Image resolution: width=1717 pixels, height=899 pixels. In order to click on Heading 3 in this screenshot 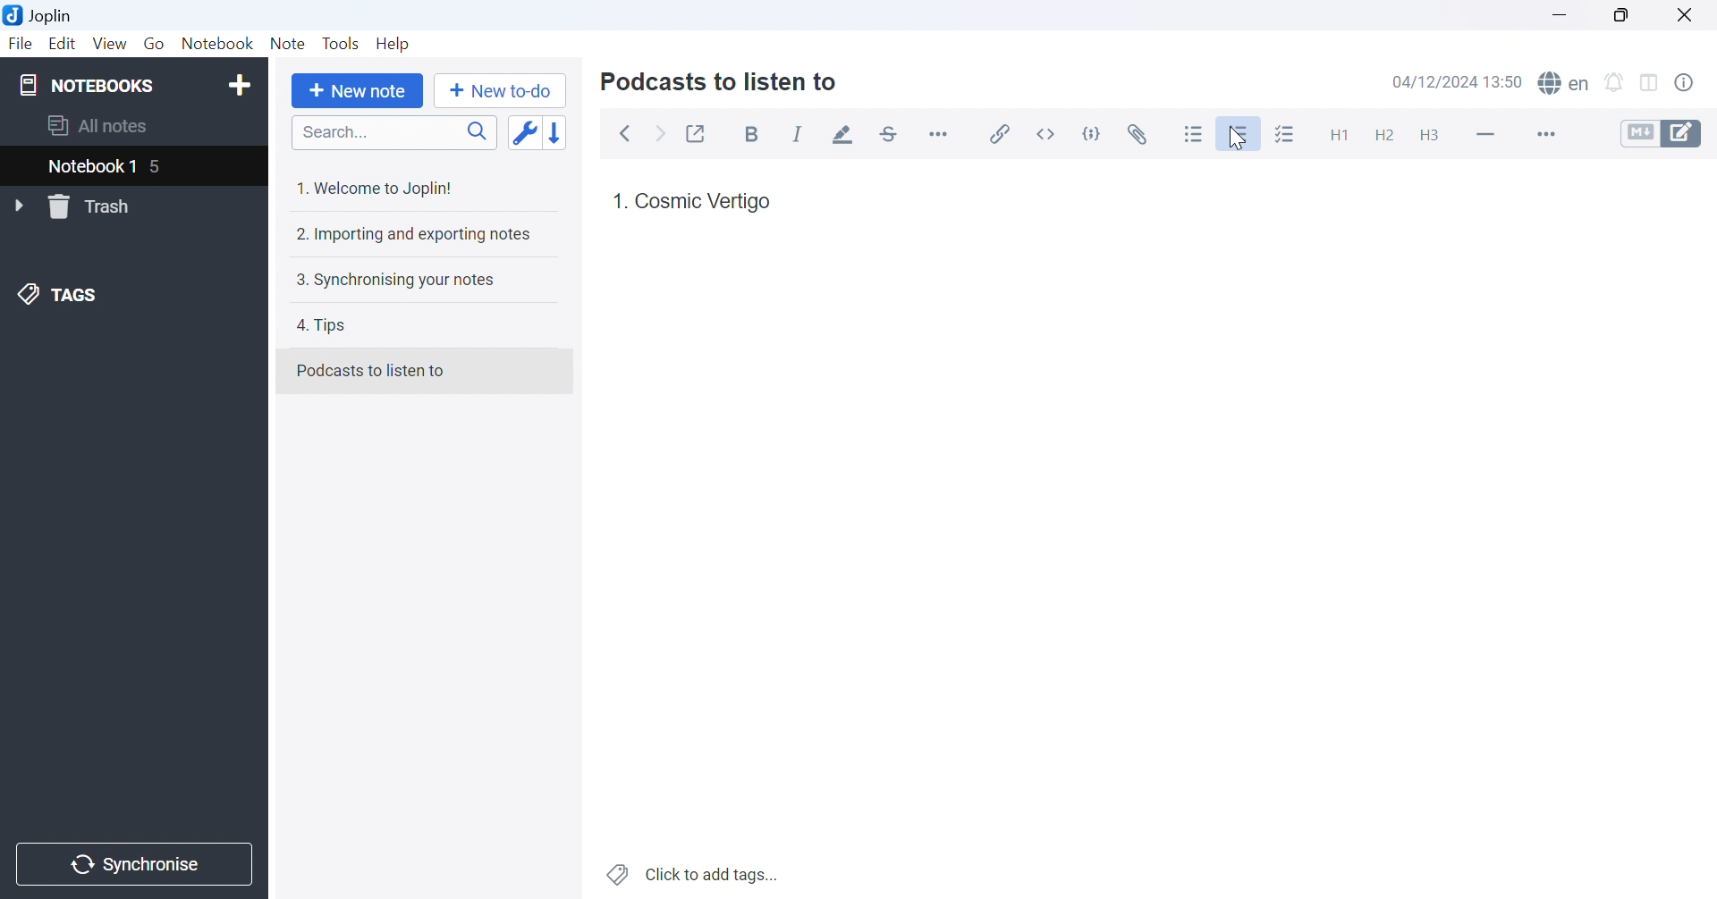, I will do `click(1431, 136)`.